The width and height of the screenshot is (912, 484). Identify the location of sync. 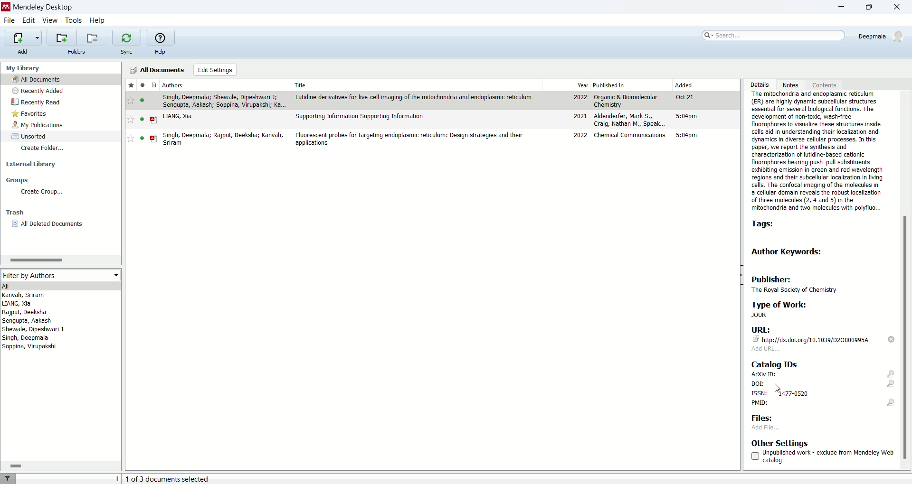
(126, 52).